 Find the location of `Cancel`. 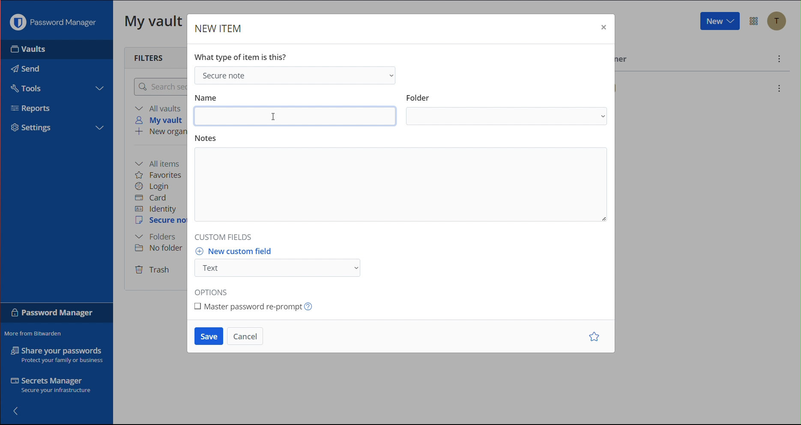

Cancel is located at coordinates (245, 336).